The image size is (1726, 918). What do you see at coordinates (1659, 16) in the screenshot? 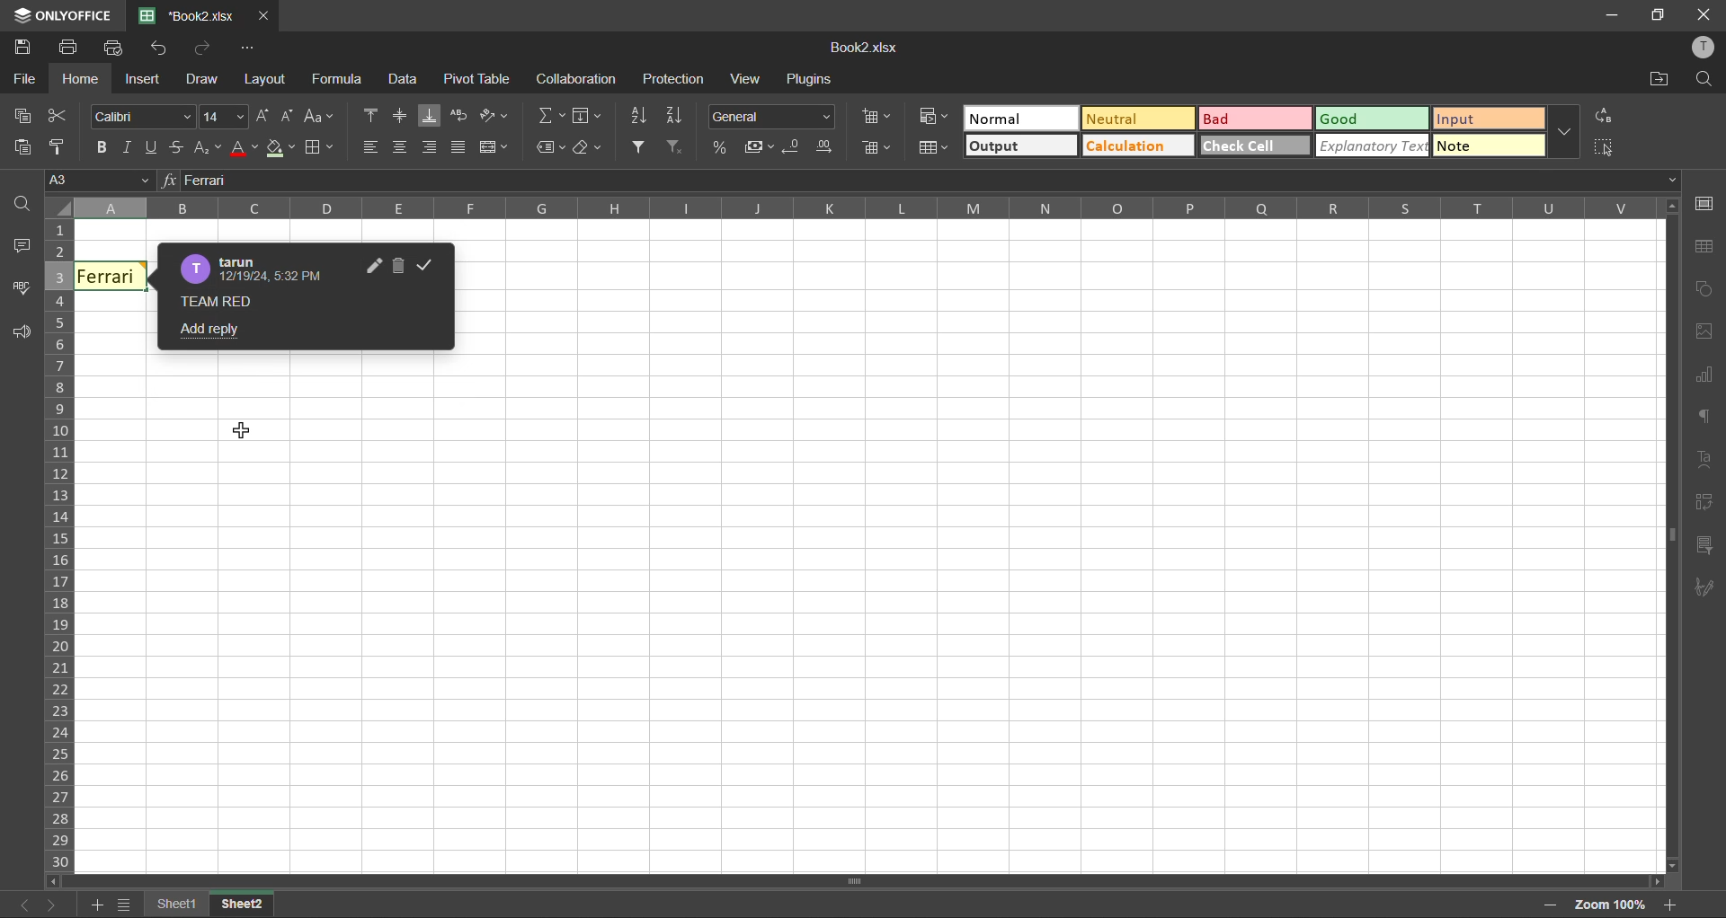
I see `Full Screen` at bounding box center [1659, 16].